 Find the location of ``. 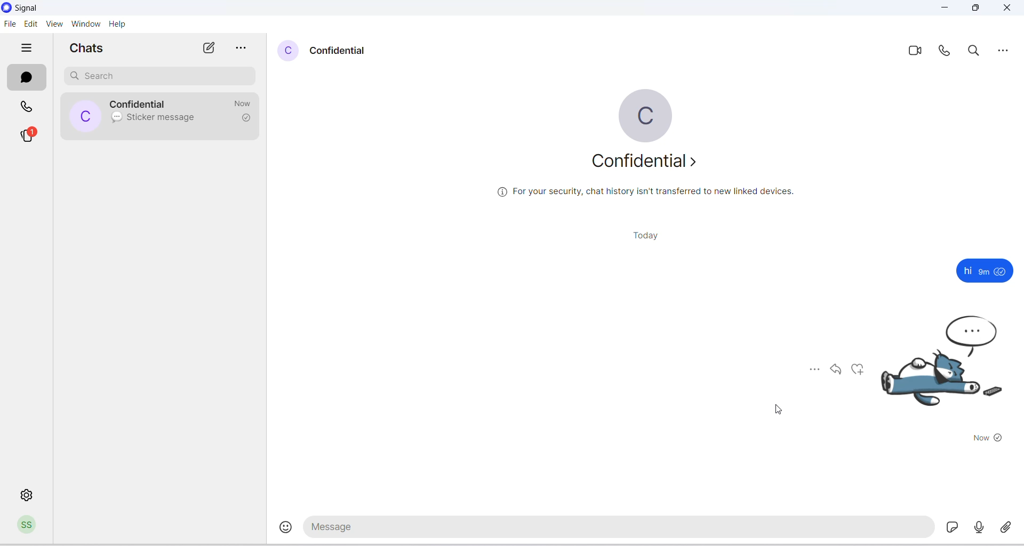

 is located at coordinates (249, 118).